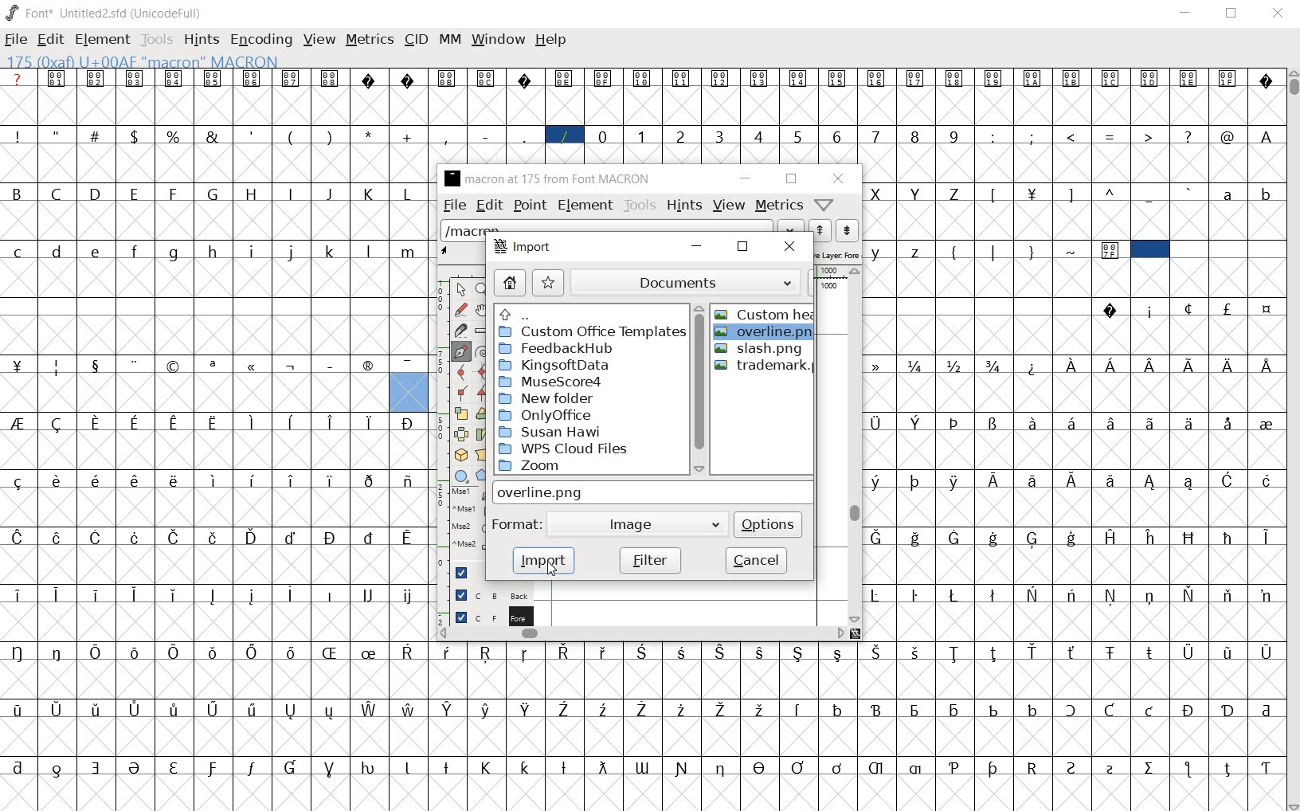  Describe the element at coordinates (174, 135) in the screenshot. I see `%` at that location.